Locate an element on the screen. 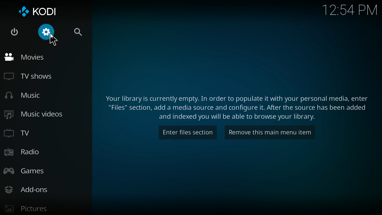  cursor is located at coordinates (53, 40).